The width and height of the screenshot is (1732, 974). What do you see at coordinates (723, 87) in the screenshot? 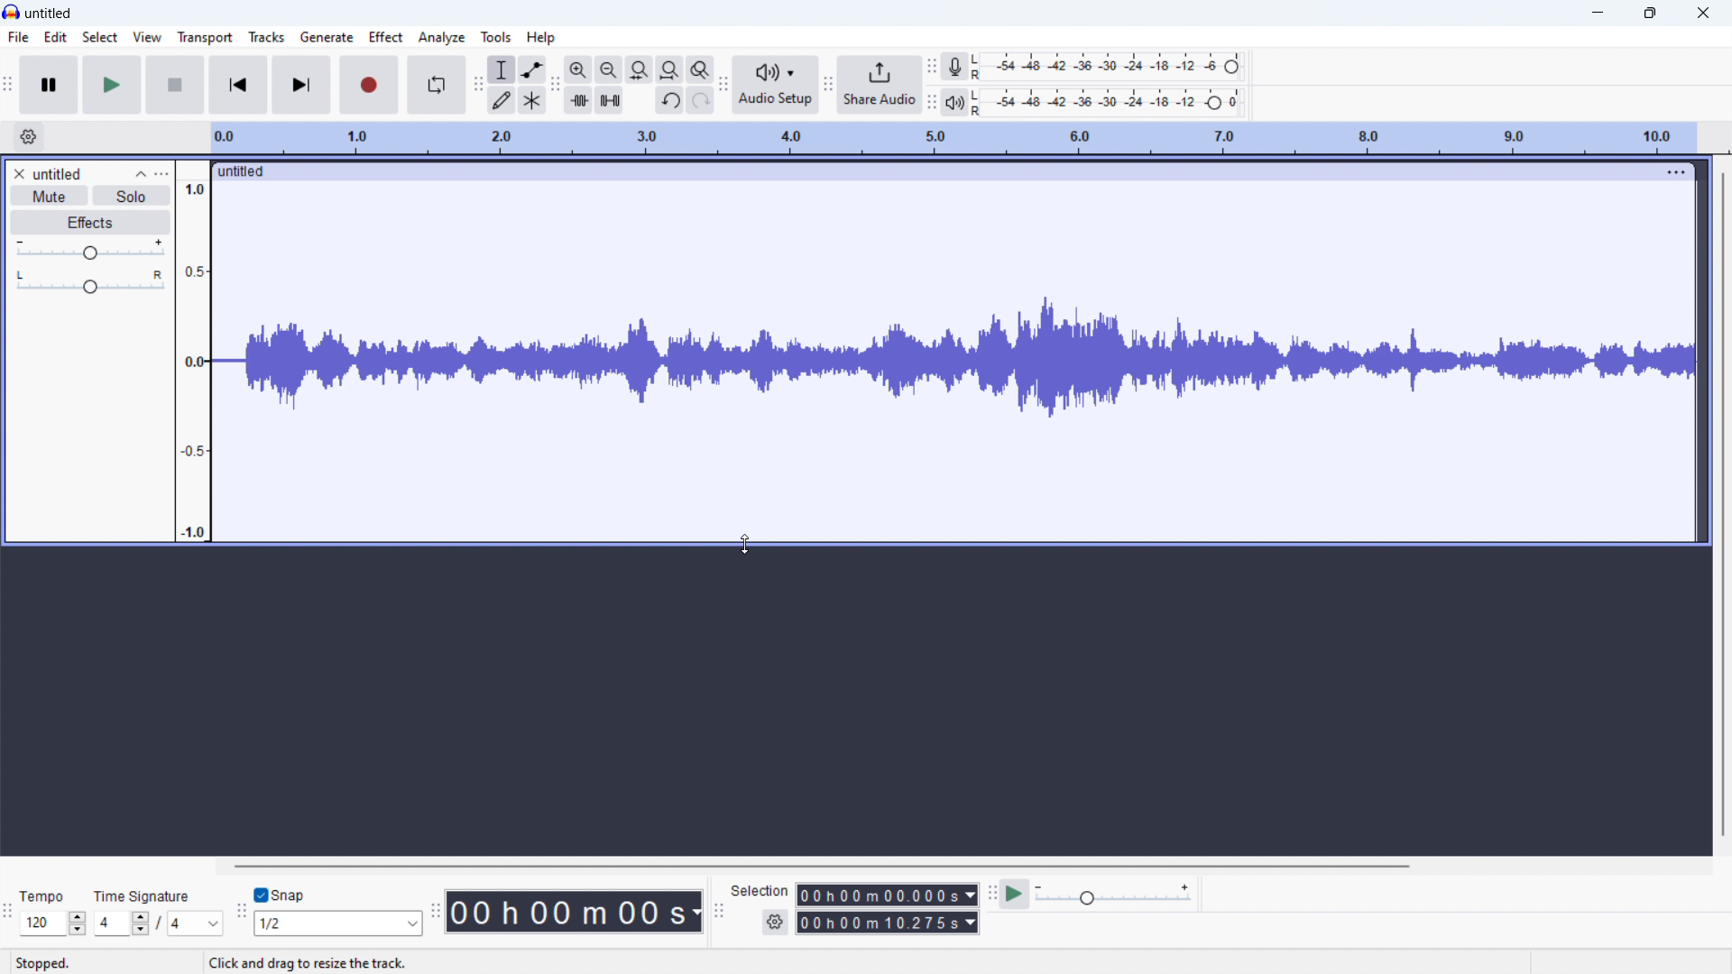
I see `share audio toolbar` at bounding box center [723, 87].